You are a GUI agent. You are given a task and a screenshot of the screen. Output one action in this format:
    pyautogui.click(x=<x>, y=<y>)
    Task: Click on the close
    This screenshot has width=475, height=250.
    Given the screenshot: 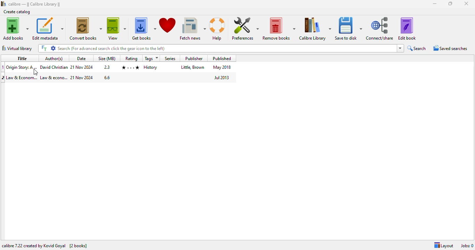 What is the action you would take?
    pyautogui.click(x=467, y=3)
    